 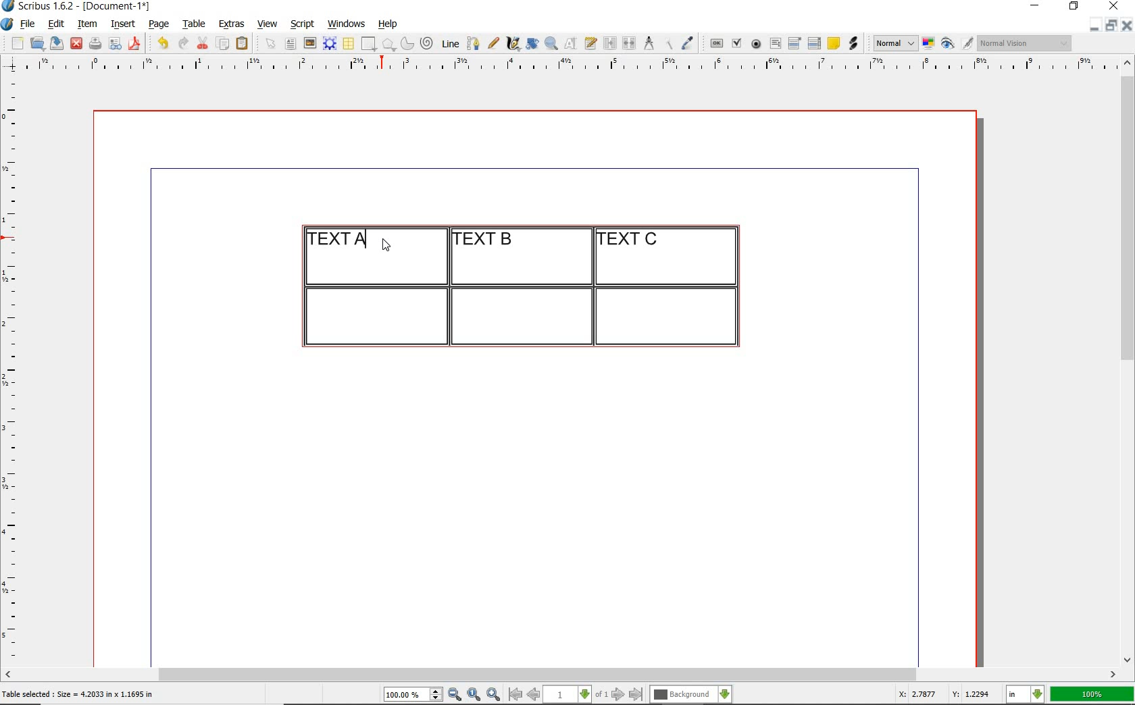 I want to click on toggle color management, so click(x=930, y=45).